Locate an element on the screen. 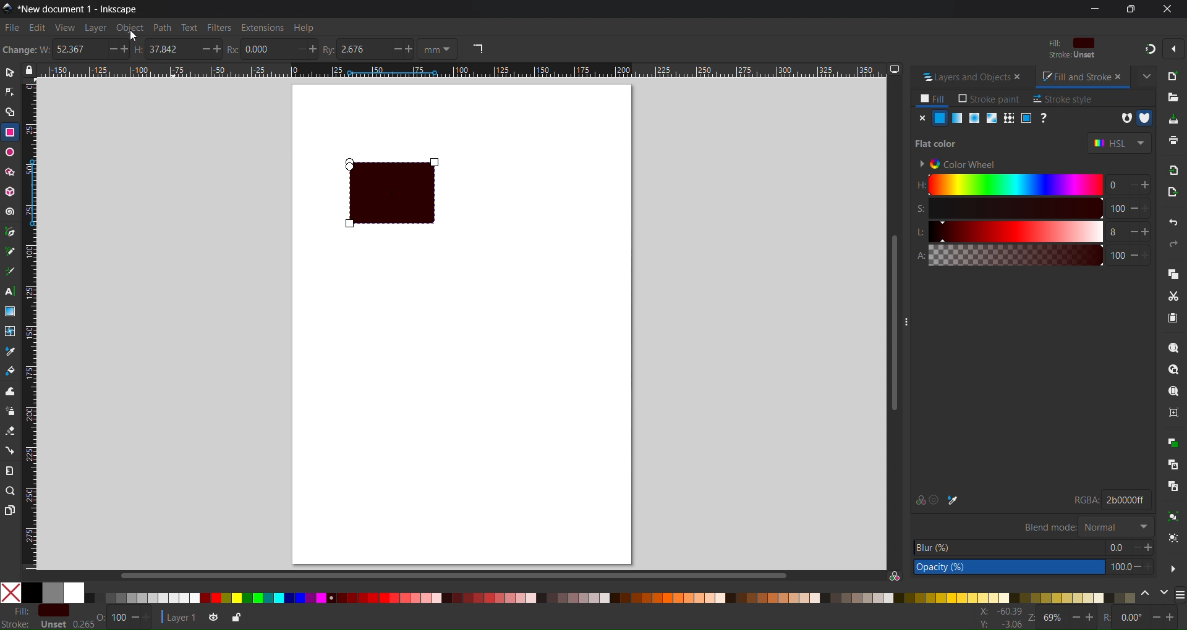 Image resolution: width=1187 pixels, height=630 pixels. Mesh tool is located at coordinates (11, 331).